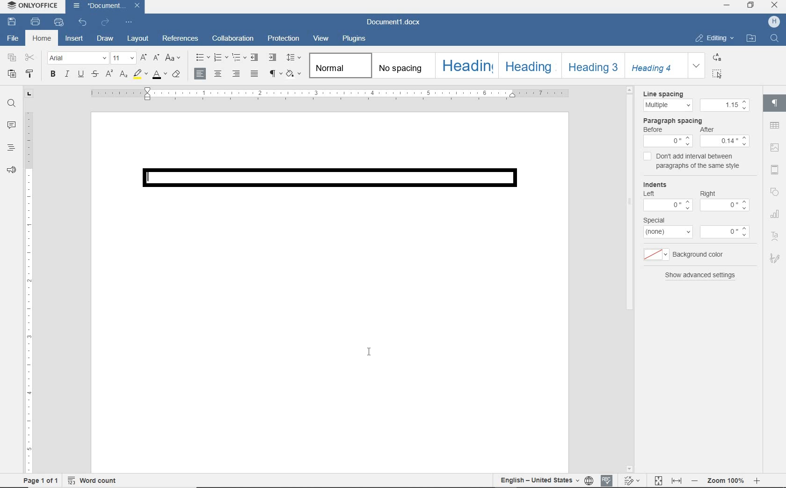  What do you see at coordinates (273, 57) in the screenshot?
I see `increase indent` at bounding box center [273, 57].